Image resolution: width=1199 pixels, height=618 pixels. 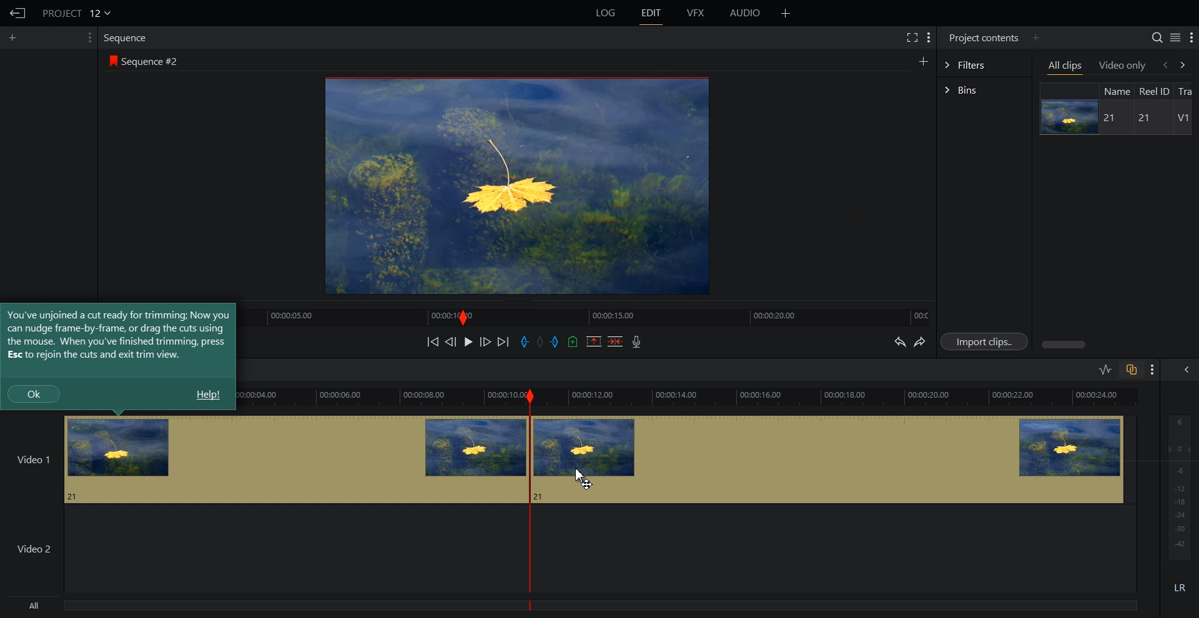 What do you see at coordinates (1106, 369) in the screenshot?
I see `Toggle audio level editing` at bounding box center [1106, 369].